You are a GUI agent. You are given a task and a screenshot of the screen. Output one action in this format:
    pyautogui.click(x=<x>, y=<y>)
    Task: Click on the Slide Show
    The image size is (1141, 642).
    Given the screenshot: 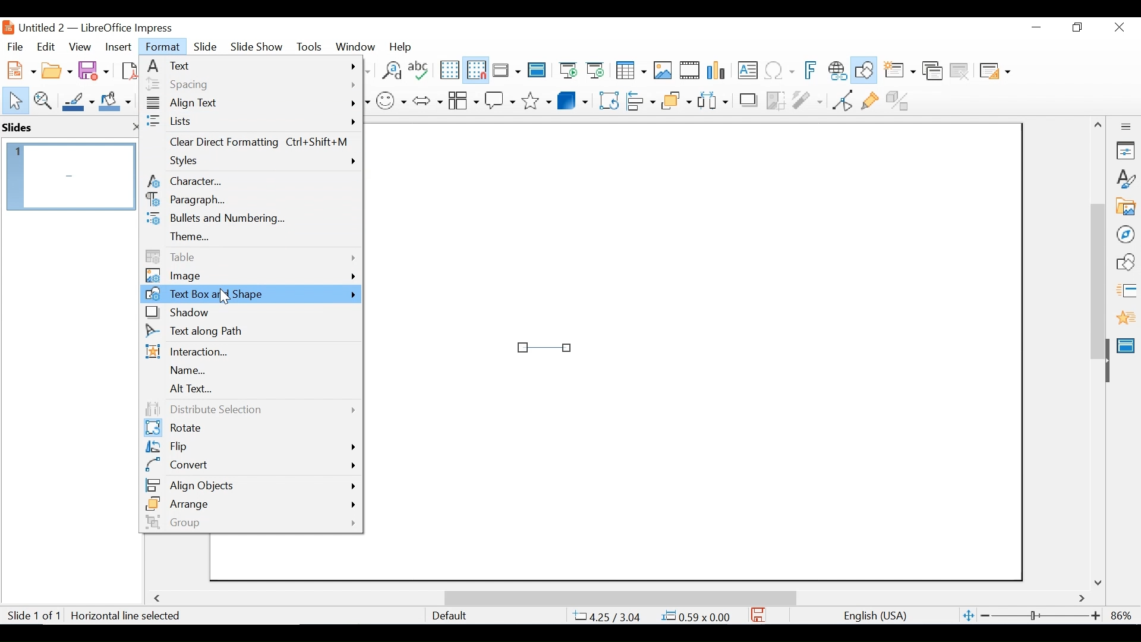 What is the action you would take?
    pyautogui.click(x=257, y=46)
    